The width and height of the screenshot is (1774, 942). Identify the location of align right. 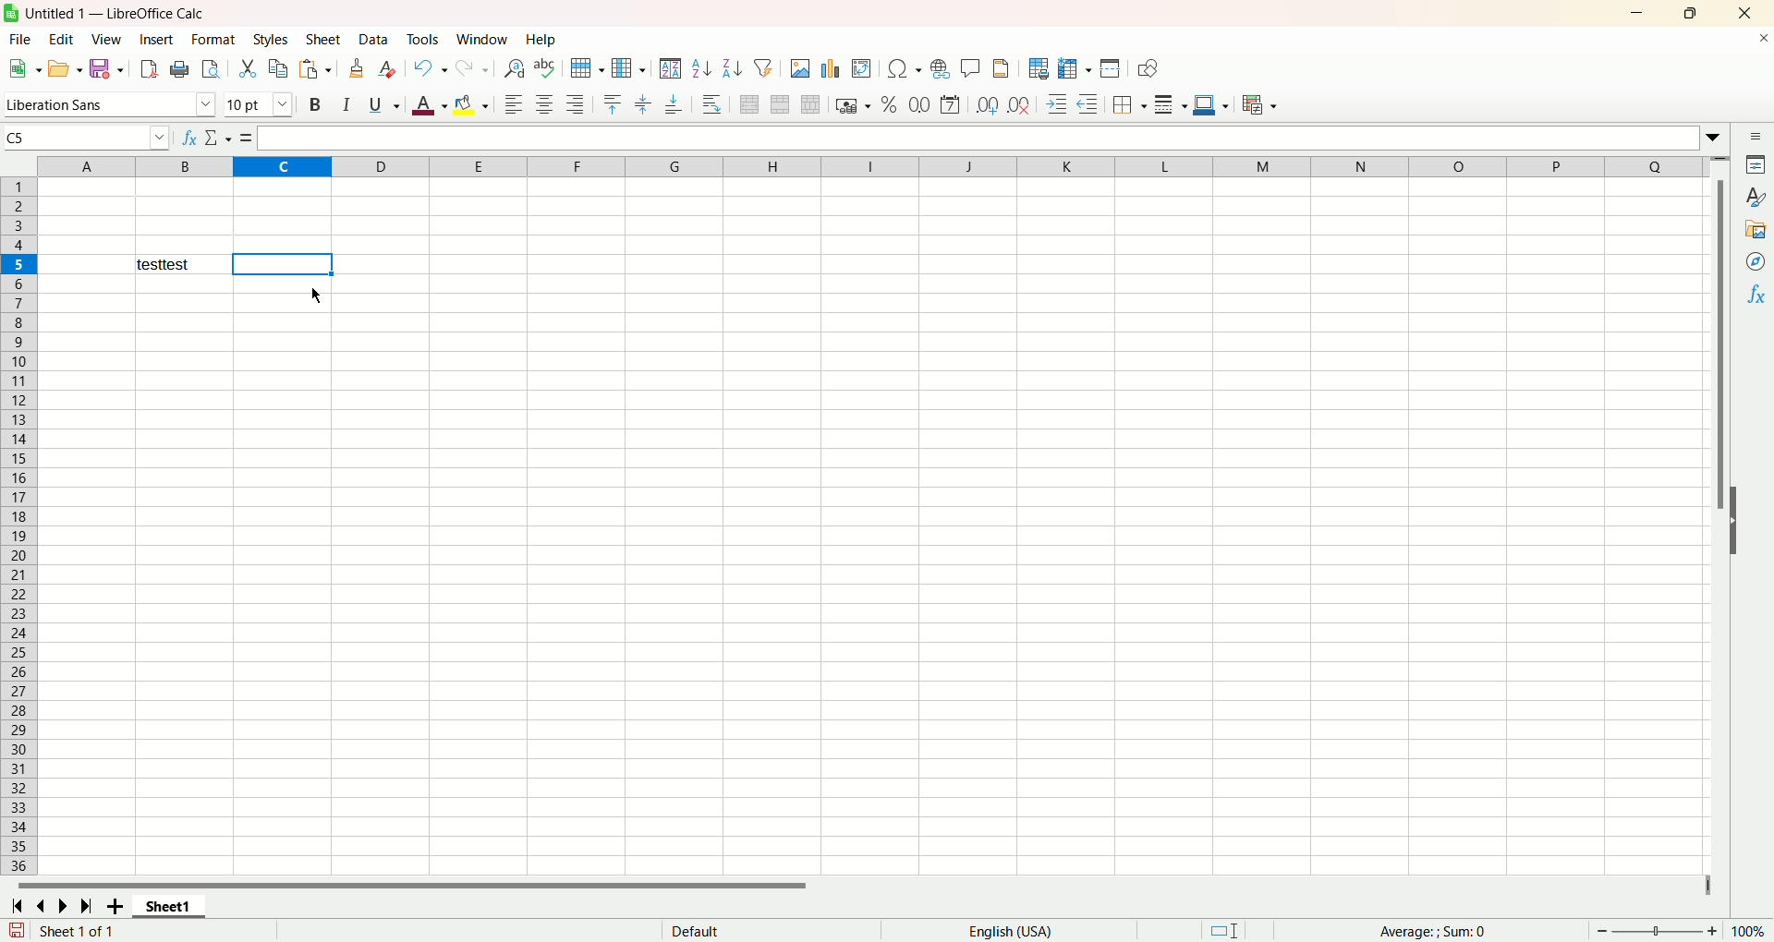
(576, 106).